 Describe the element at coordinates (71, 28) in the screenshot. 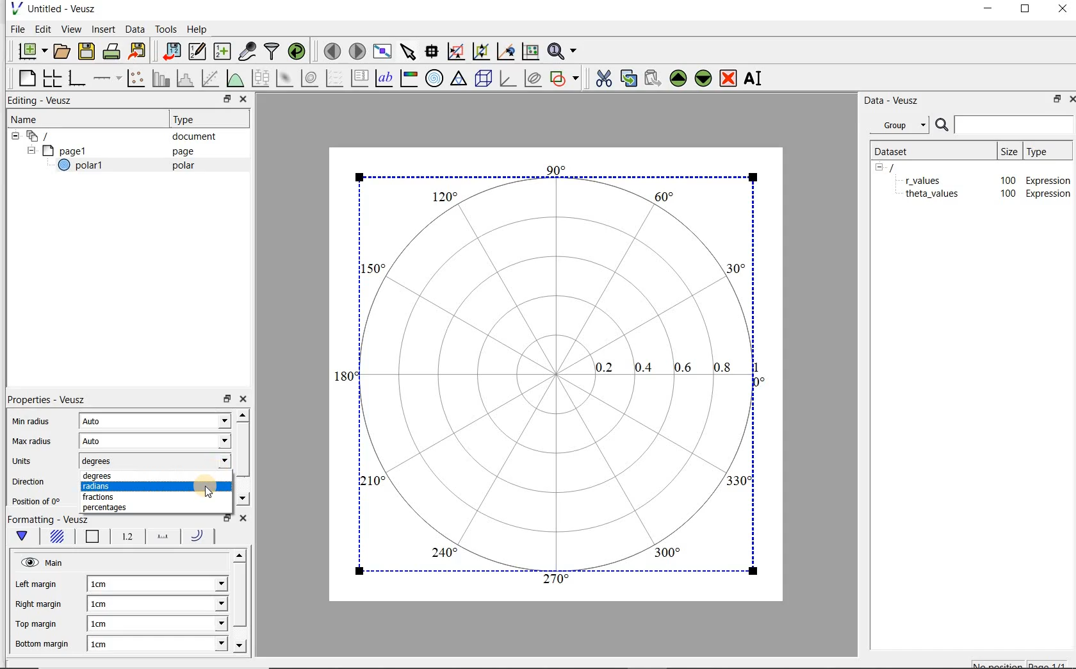

I see `View` at that location.